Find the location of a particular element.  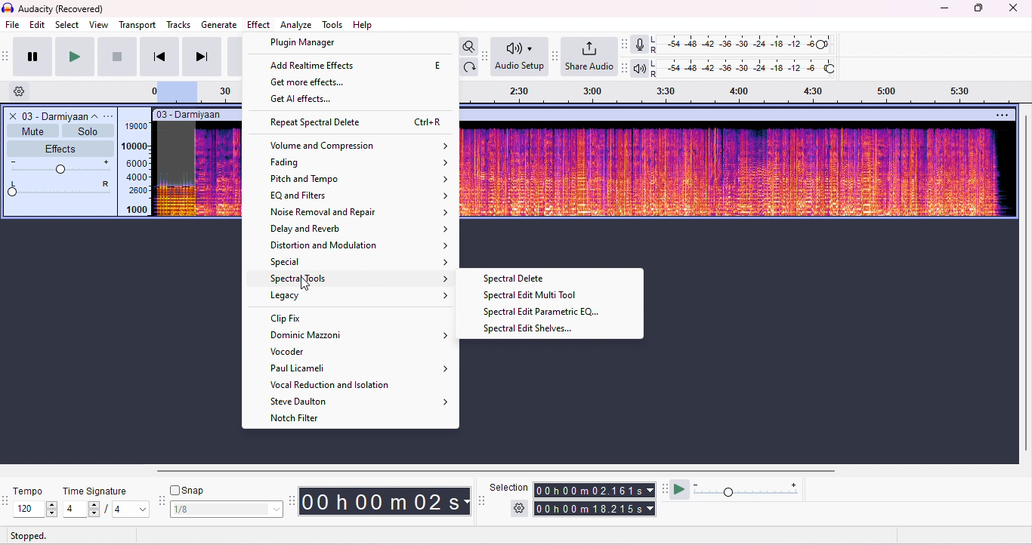

settings is located at coordinates (23, 92).